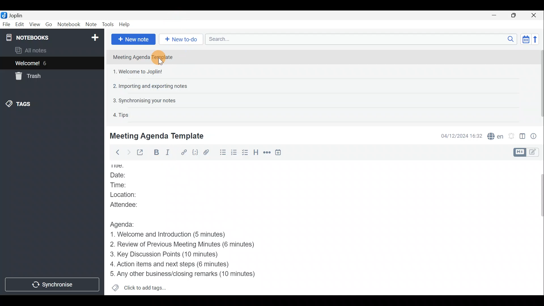 The height and width of the screenshot is (306, 544). Describe the element at coordinates (525, 39) in the screenshot. I see `Toggle sort order` at that location.